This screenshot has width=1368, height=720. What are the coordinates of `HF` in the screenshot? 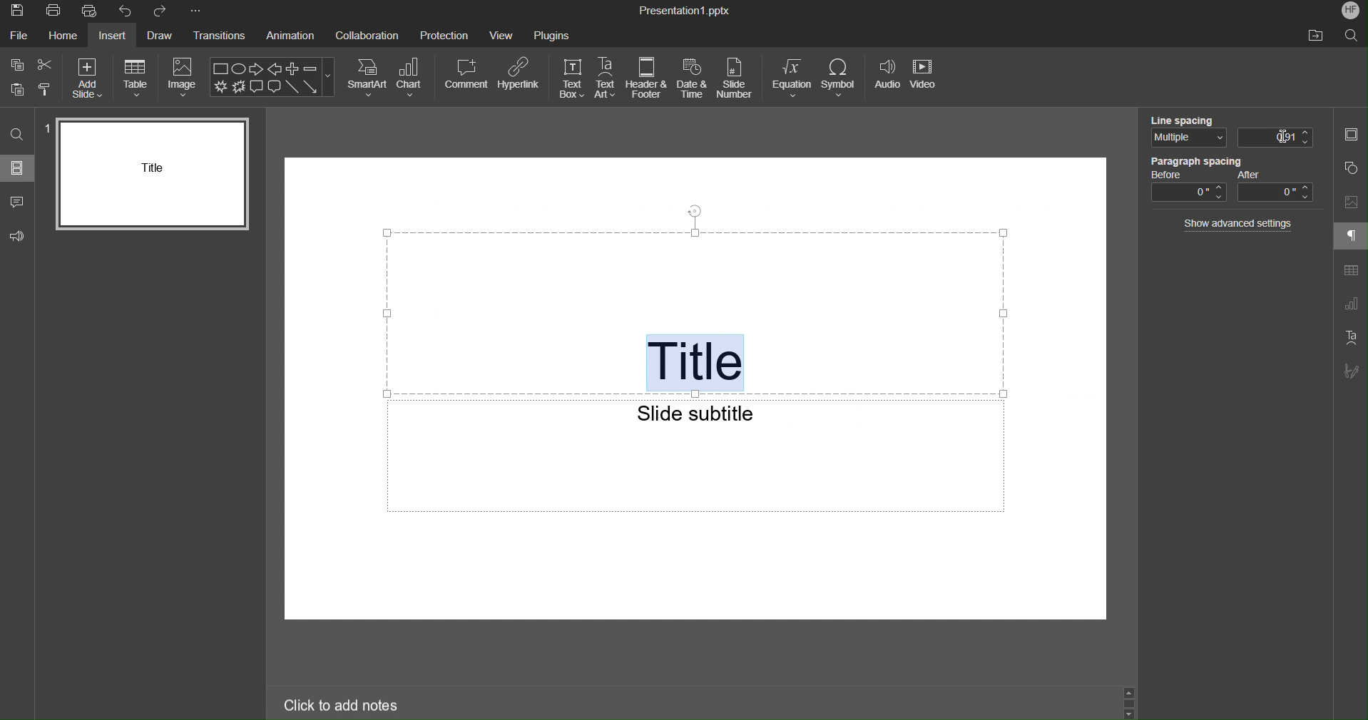 It's located at (1350, 11).